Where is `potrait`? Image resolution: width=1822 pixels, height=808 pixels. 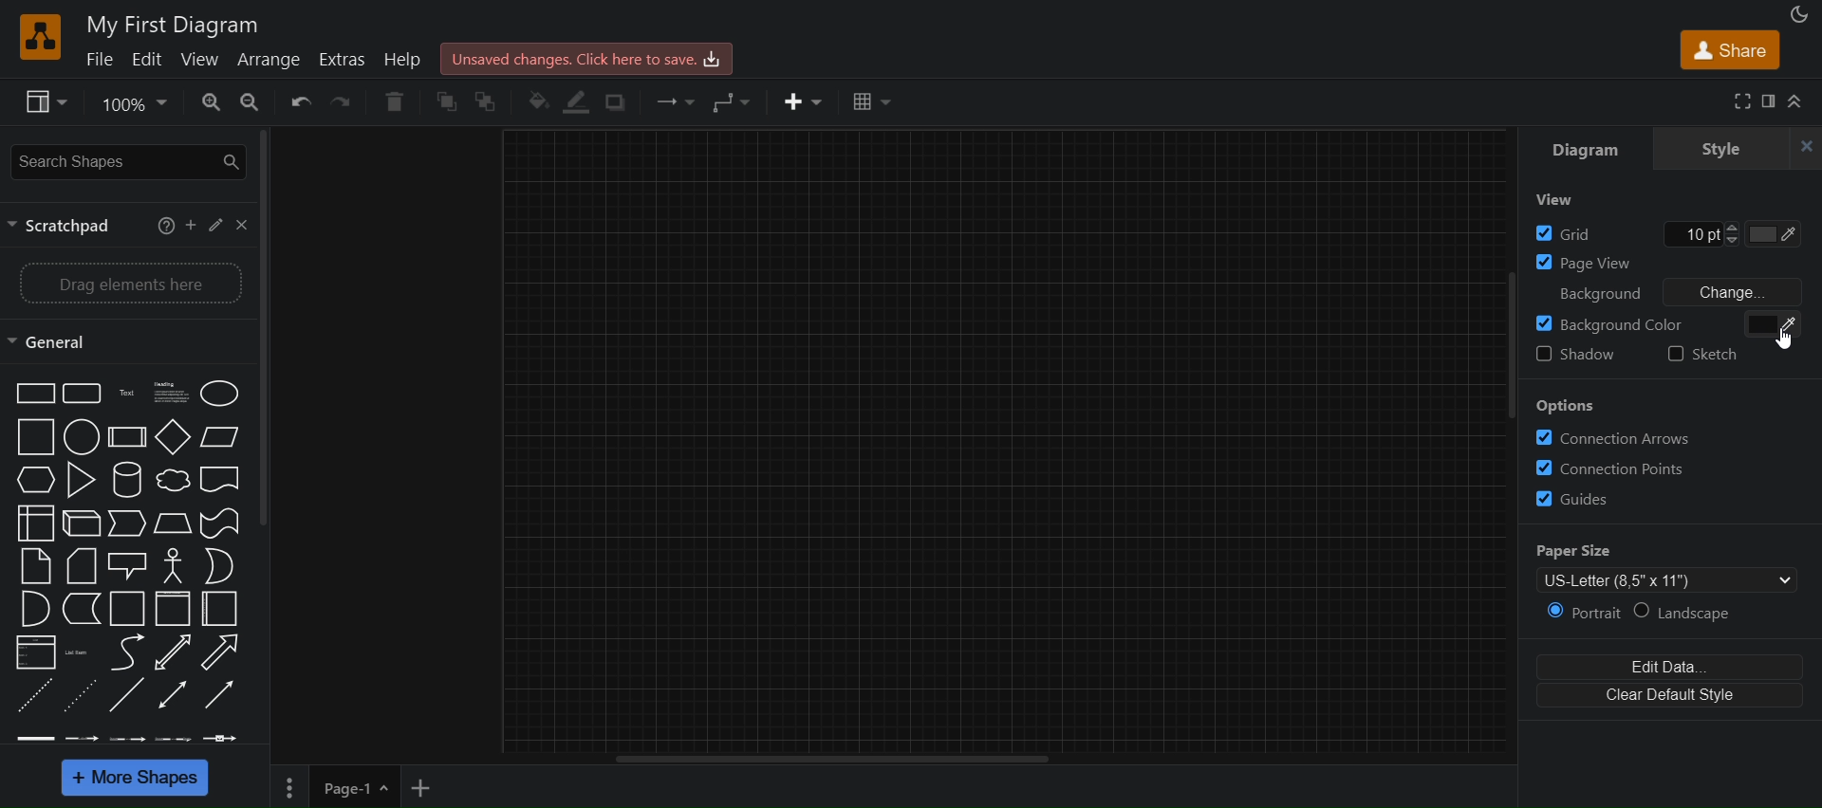
potrait is located at coordinates (1584, 614).